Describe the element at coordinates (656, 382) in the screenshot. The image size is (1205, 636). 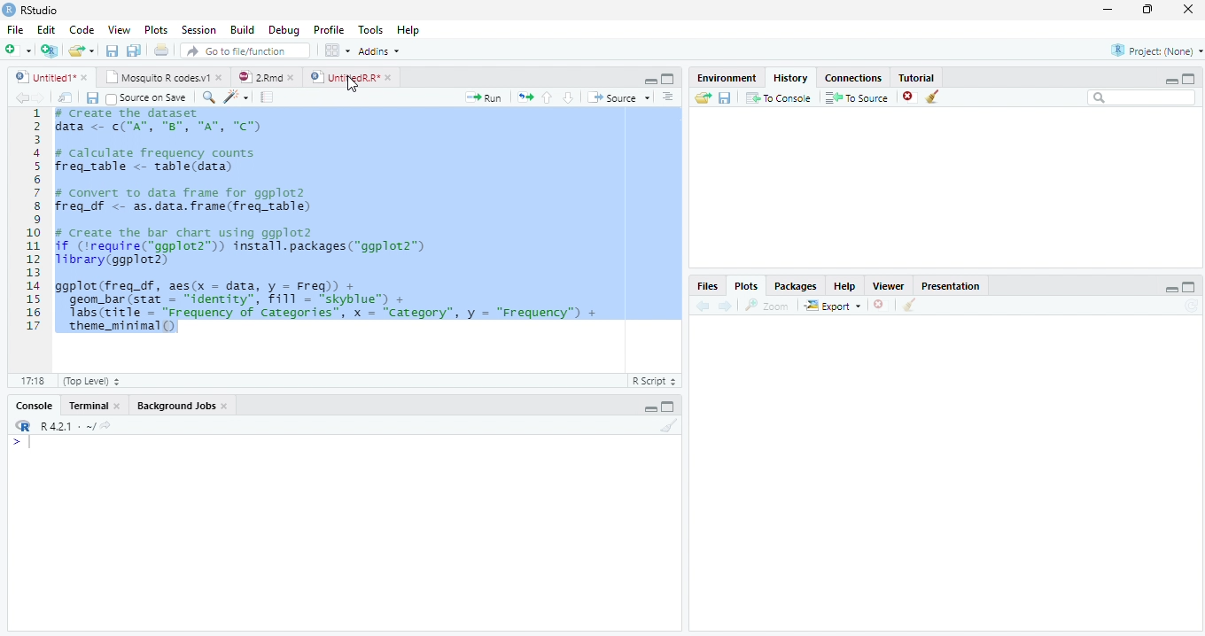
I see `R Script` at that location.